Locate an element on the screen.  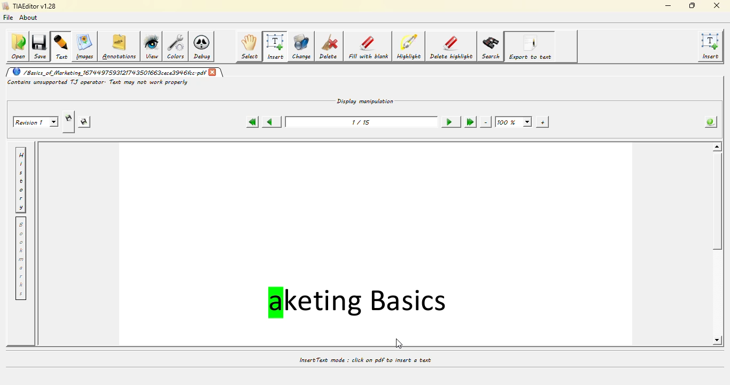
scroll up is located at coordinates (716, 147).